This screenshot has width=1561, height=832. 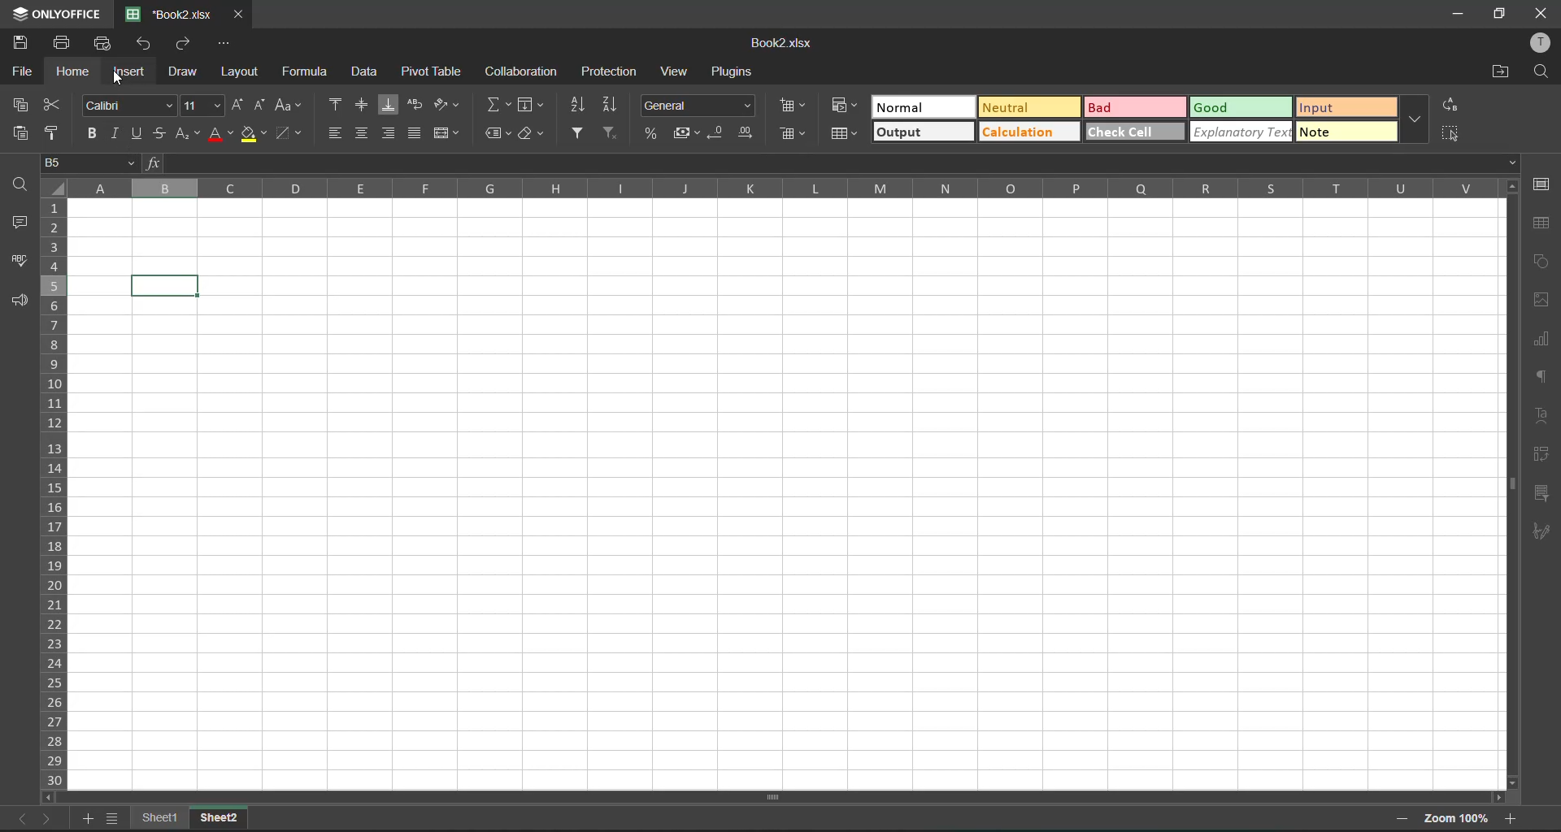 I want to click on align middle, so click(x=360, y=103).